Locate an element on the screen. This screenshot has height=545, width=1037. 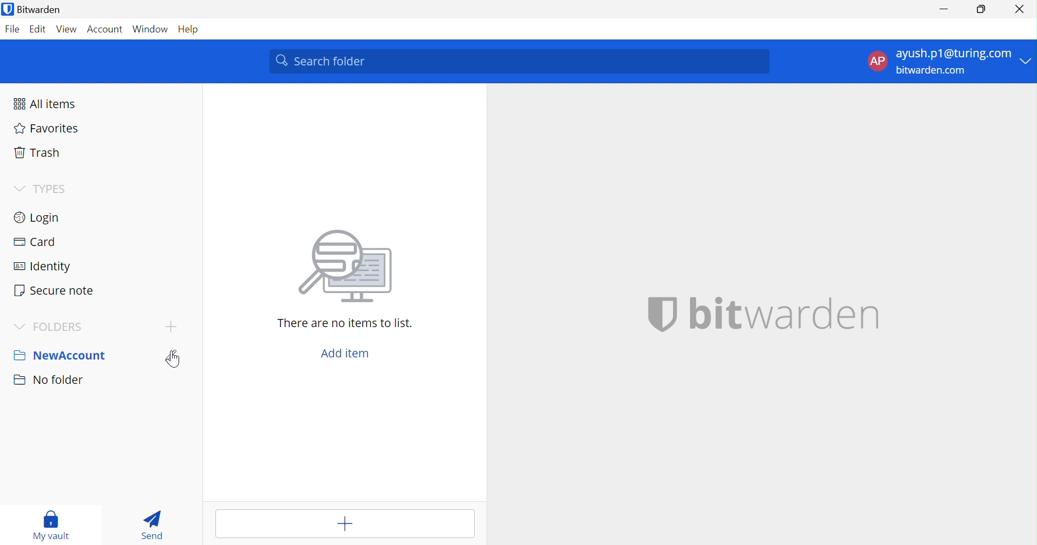
Drop Down is located at coordinates (16, 188).